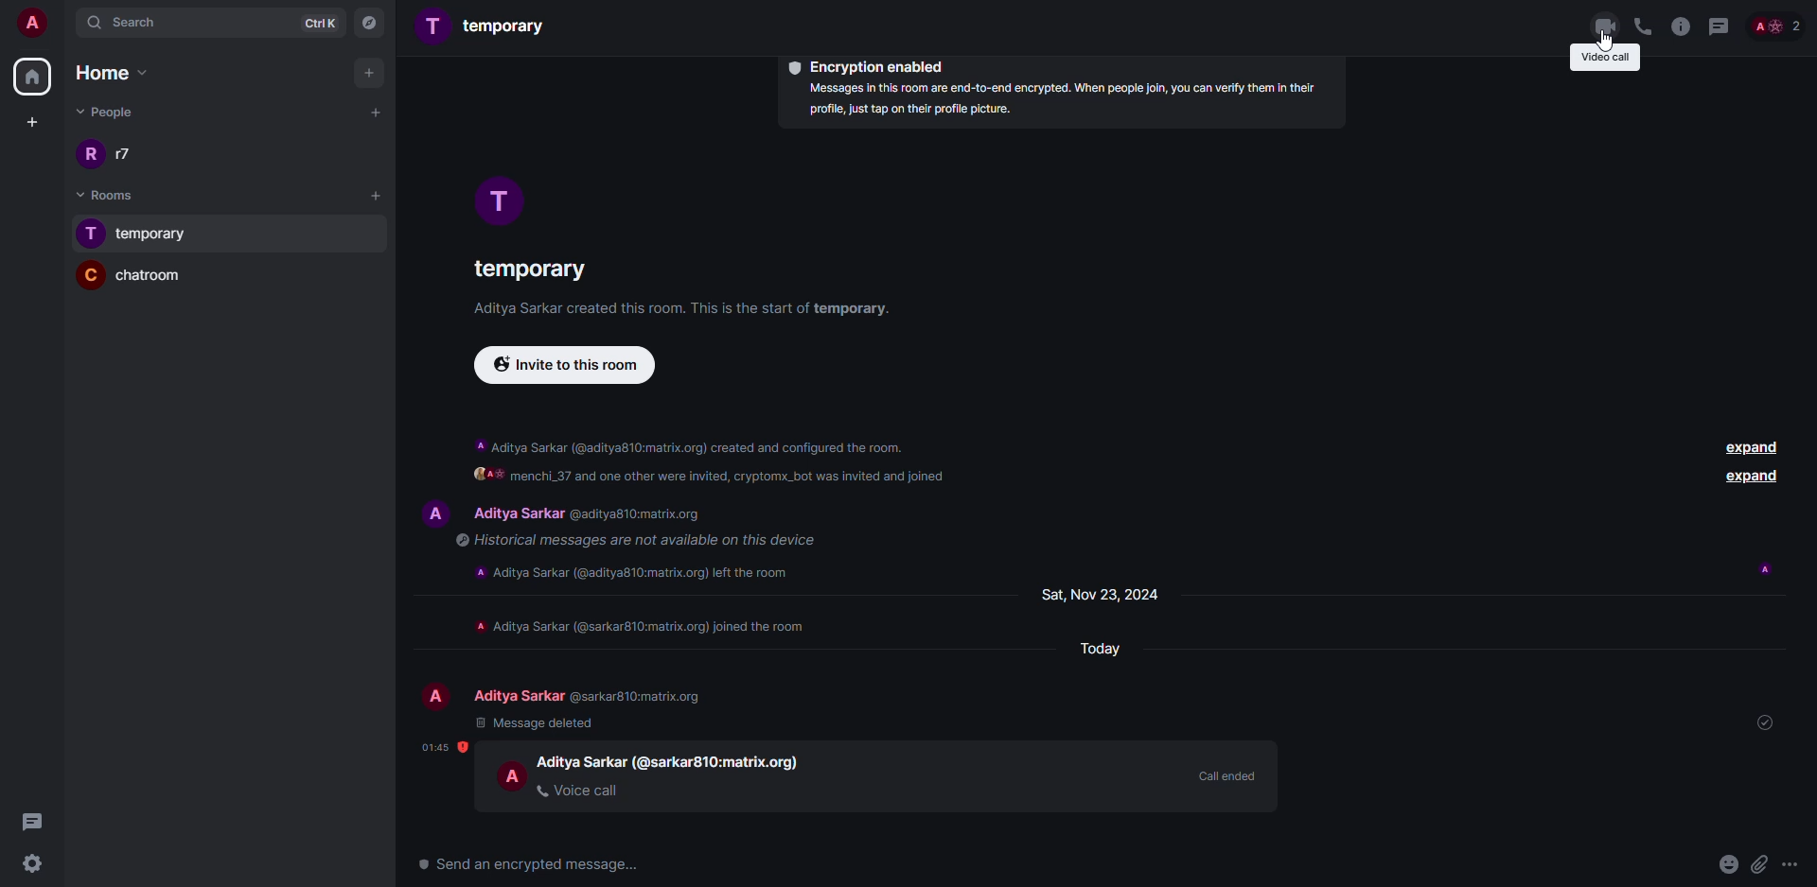 This screenshot has height=887, width=1817. Describe the element at coordinates (1225, 774) in the screenshot. I see `call ended` at that location.